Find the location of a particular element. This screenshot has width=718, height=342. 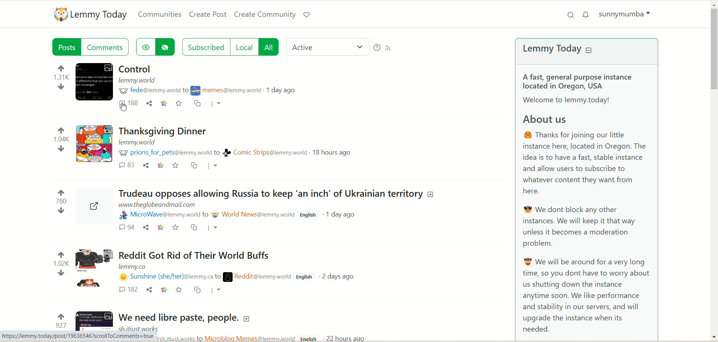

cross post is located at coordinates (199, 288).